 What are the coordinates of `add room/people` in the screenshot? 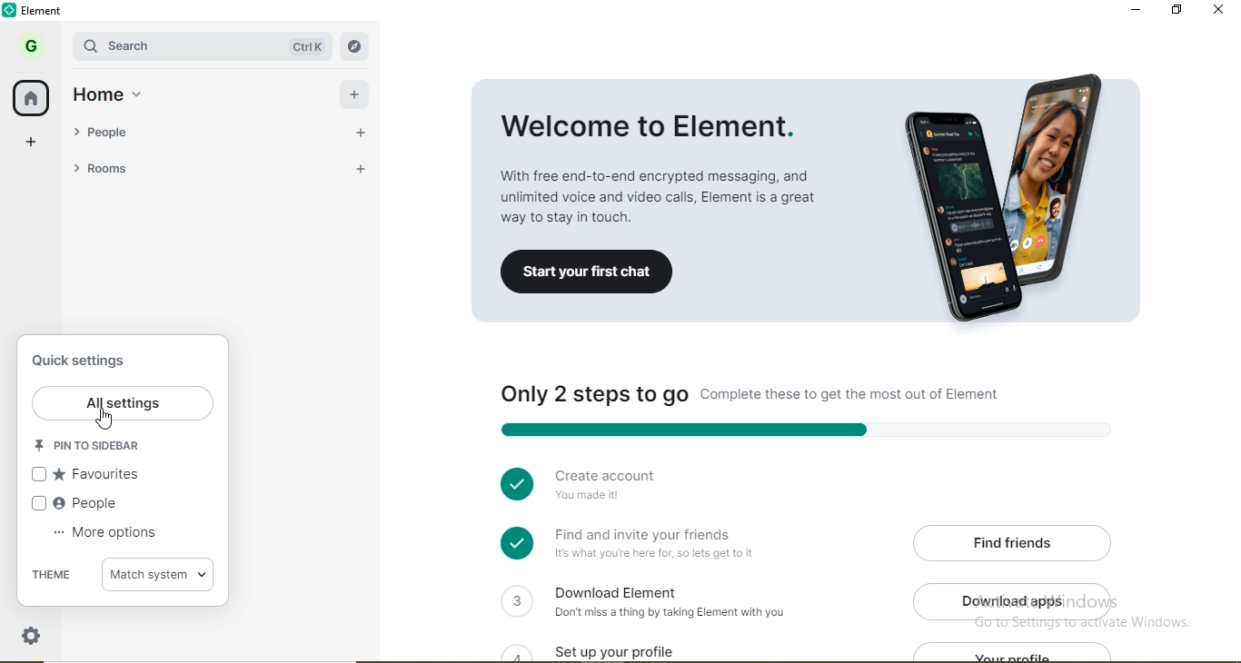 It's located at (357, 92).